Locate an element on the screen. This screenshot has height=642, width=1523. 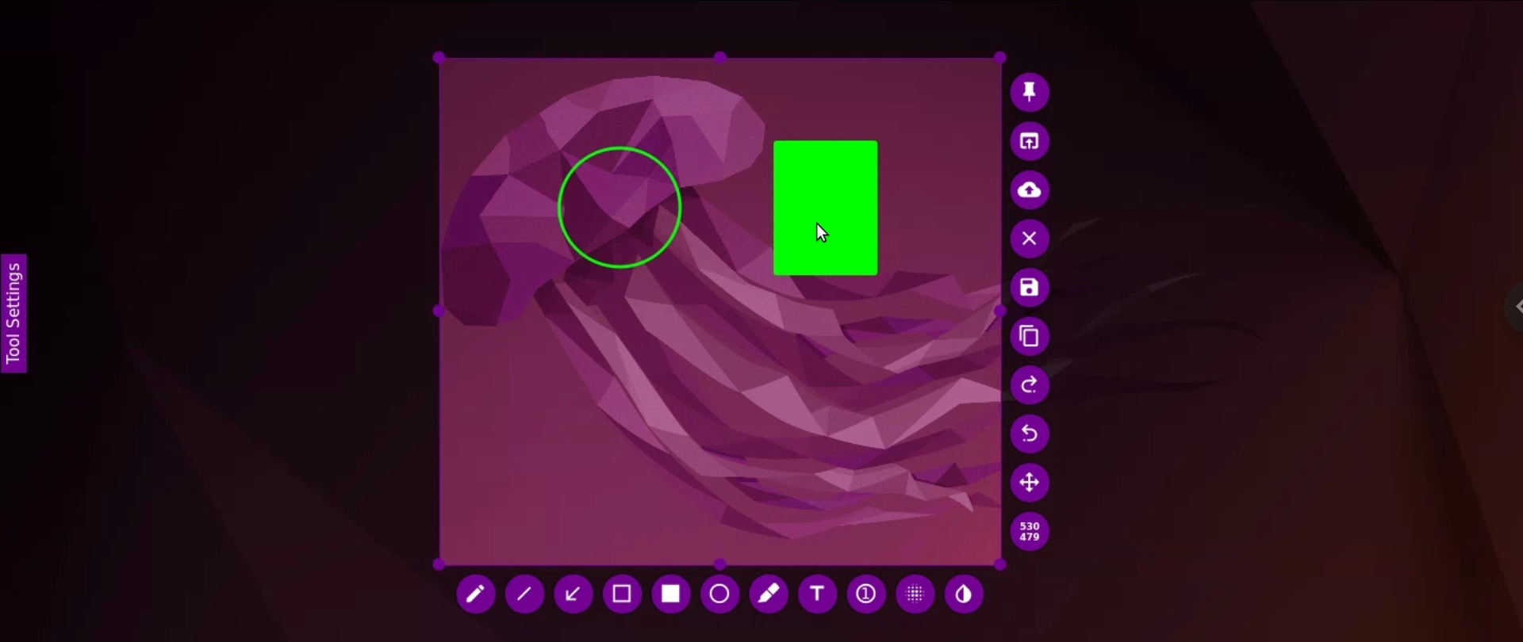
undo is located at coordinates (1030, 384).